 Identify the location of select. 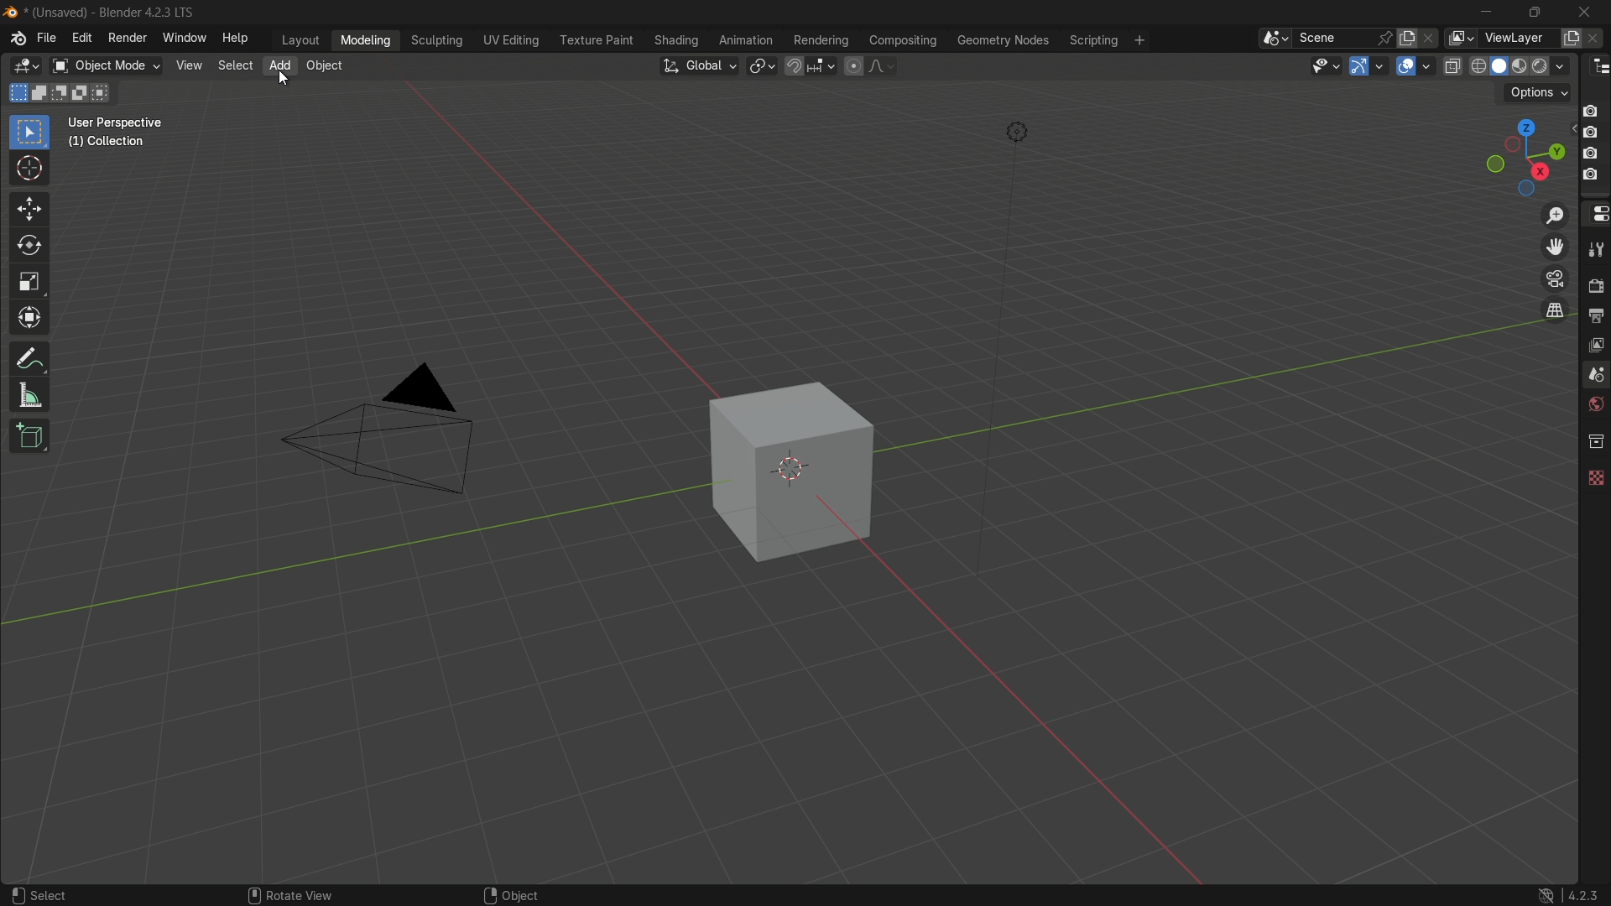
(234, 64).